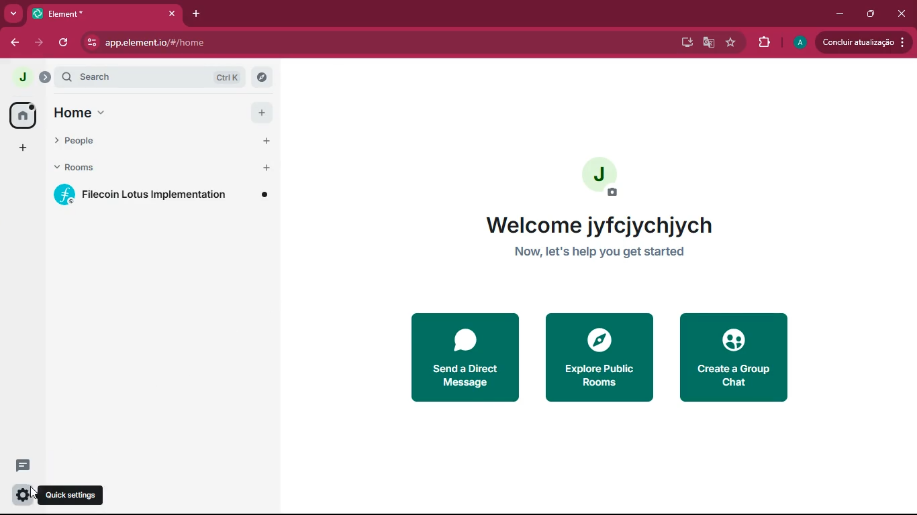 Image resolution: width=917 pixels, height=515 pixels. I want to click on close tab, so click(172, 13).